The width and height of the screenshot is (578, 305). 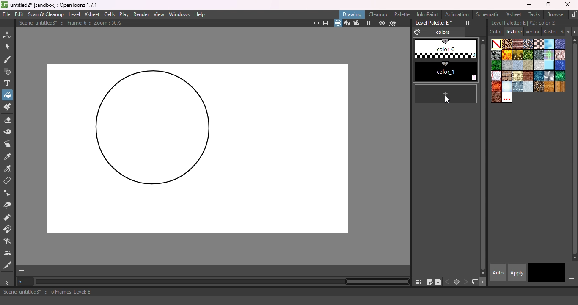 What do you see at coordinates (496, 65) in the screenshot?
I see `leaves.bmp` at bounding box center [496, 65].